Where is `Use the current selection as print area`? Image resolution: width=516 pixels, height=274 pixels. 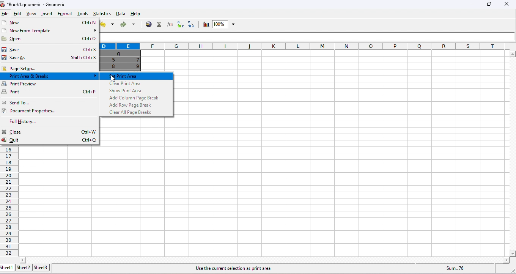
Use the current selection as print area is located at coordinates (232, 269).